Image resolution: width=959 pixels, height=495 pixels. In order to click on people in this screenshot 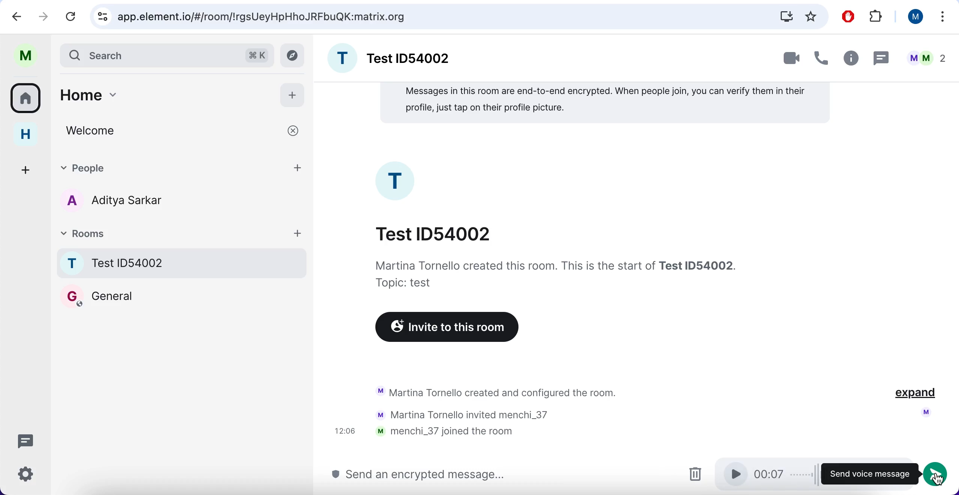, I will do `click(183, 167)`.